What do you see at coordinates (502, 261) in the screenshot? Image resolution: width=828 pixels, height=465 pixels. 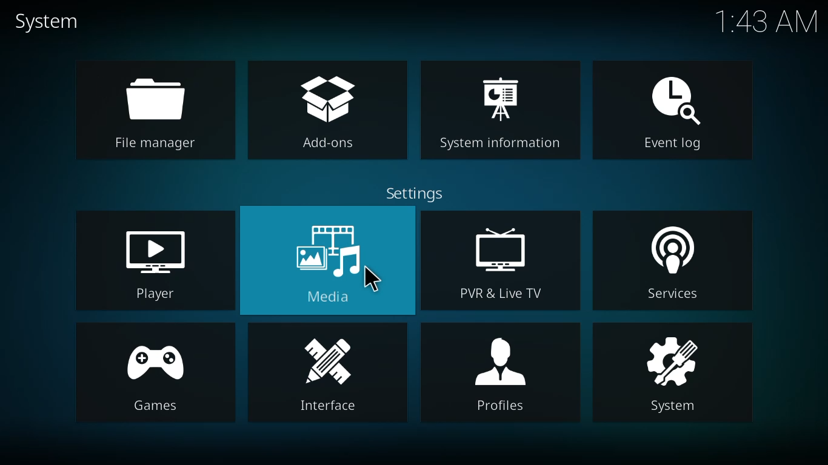 I see `pvr & live tv` at bounding box center [502, 261].